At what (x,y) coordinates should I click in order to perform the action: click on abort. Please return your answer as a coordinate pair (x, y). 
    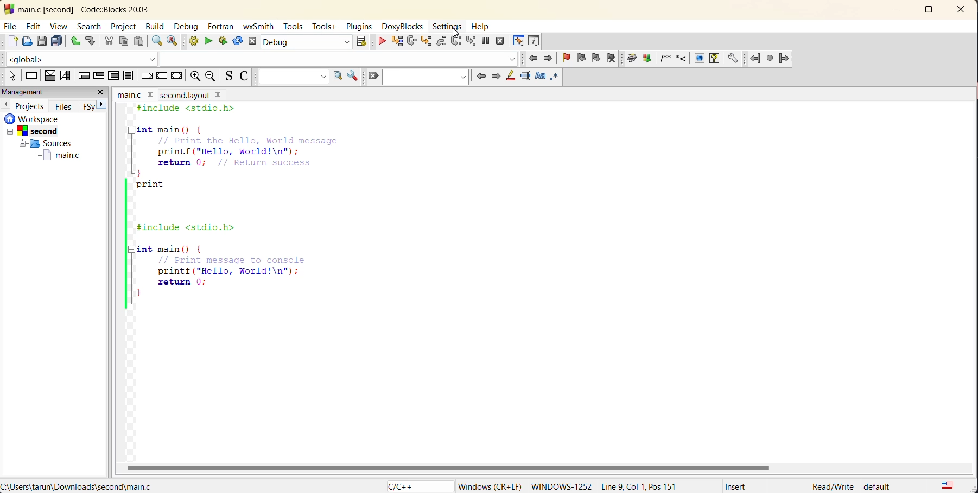
    Looking at the image, I should click on (255, 42).